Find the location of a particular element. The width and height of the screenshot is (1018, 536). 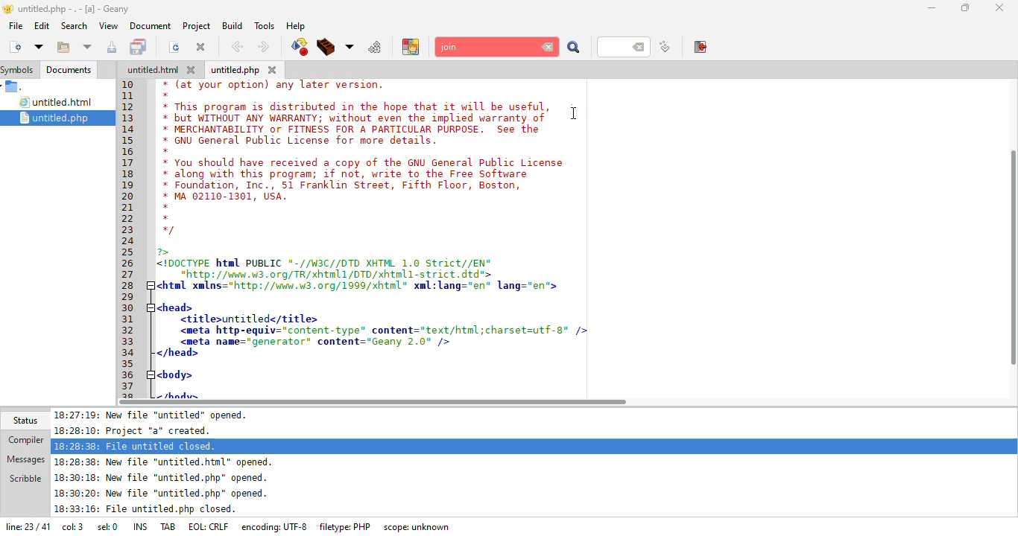

untitled.html is located at coordinates (58, 103).